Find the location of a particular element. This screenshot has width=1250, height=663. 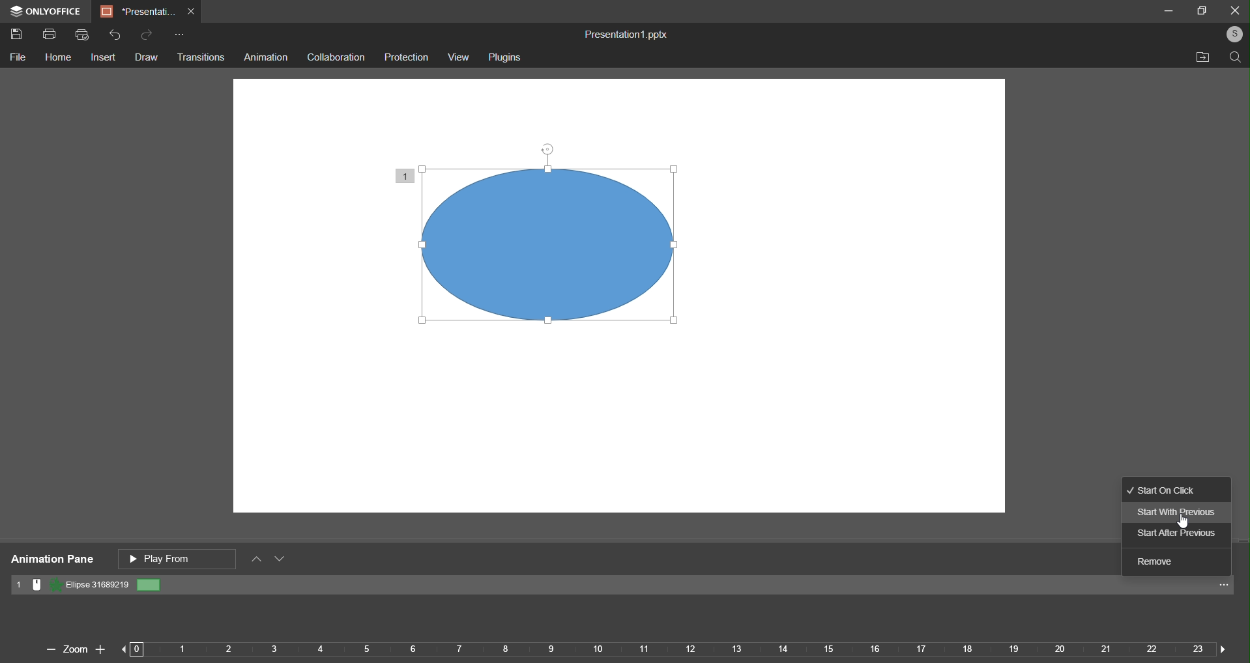

prediction is located at coordinates (407, 57).